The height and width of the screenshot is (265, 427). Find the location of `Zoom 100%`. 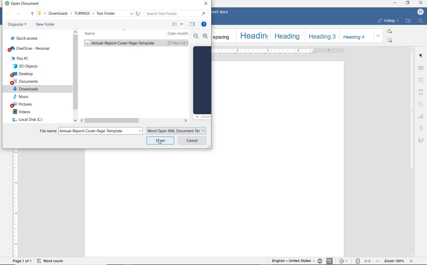

Zoom 100% is located at coordinates (393, 261).